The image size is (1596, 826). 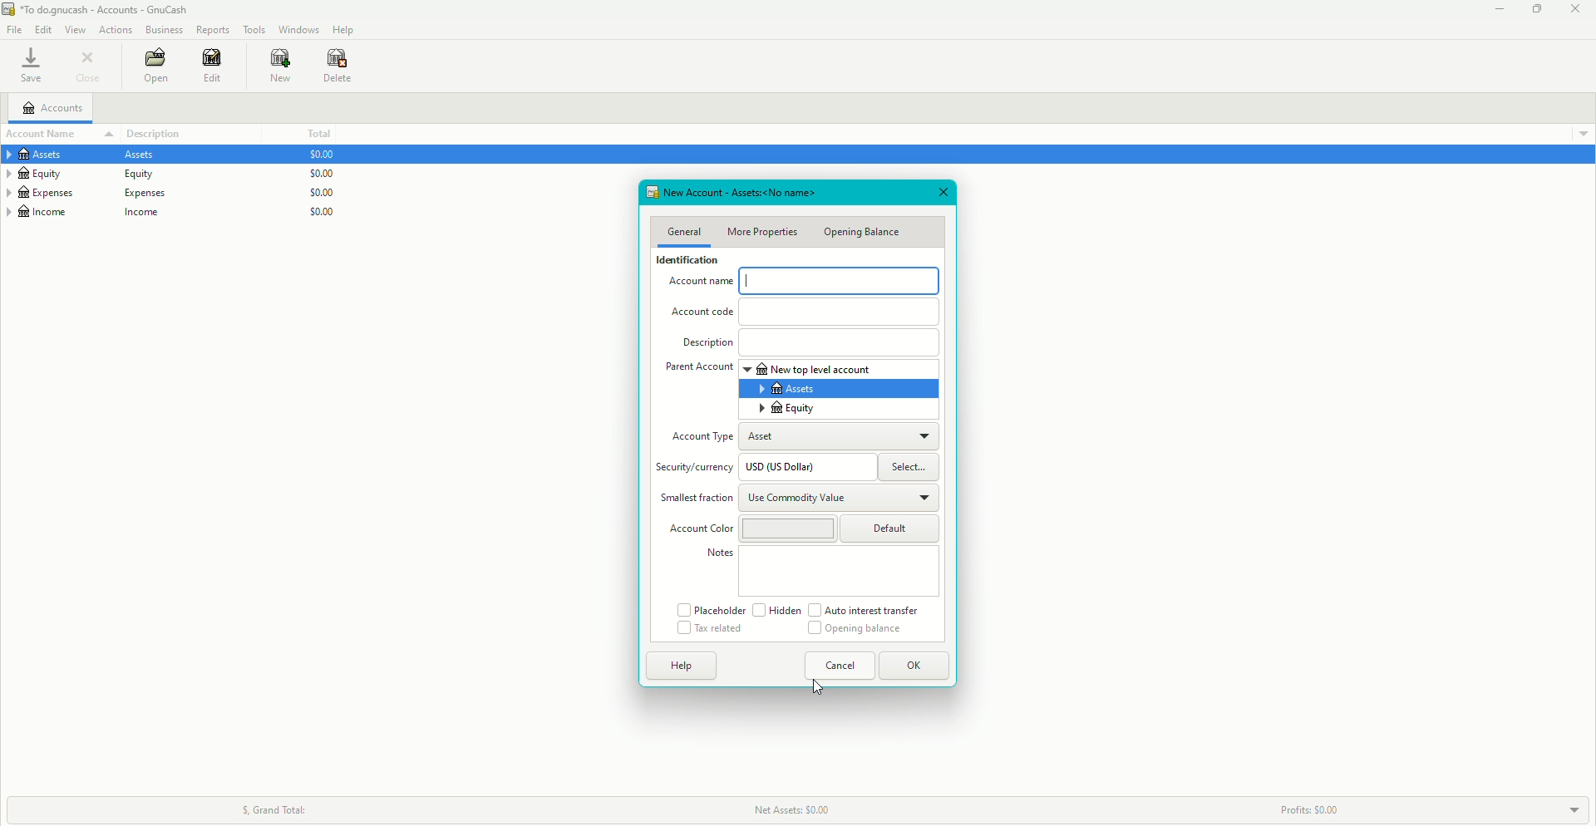 What do you see at coordinates (893, 528) in the screenshot?
I see `Default` at bounding box center [893, 528].